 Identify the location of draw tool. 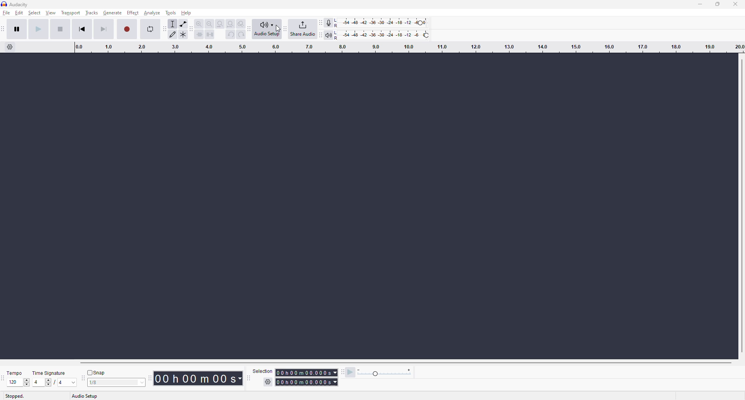
(172, 34).